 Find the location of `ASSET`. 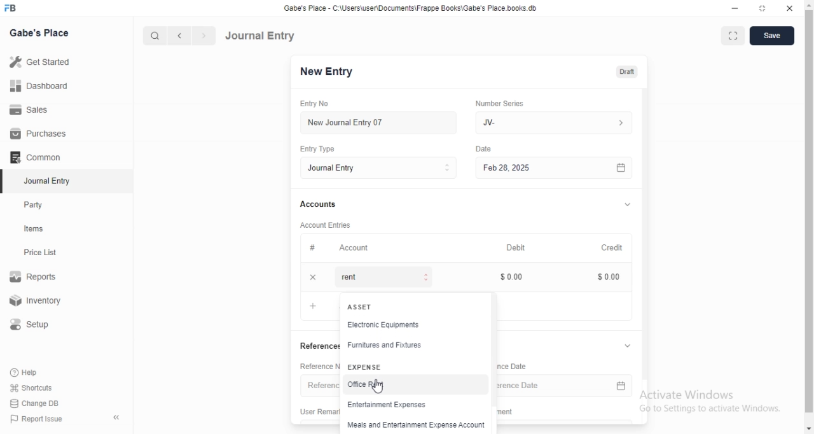

ASSET is located at coordinates (362, 307).